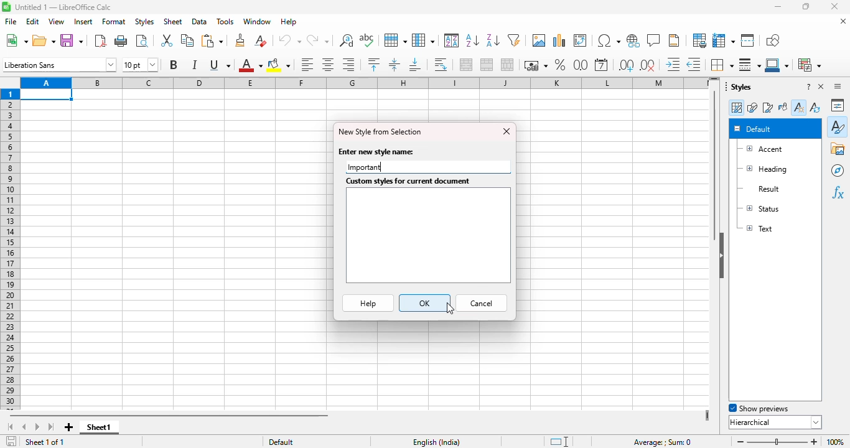 The width and height of the screenshot is (850, 448). I want to click on borders, so click(721, 64).